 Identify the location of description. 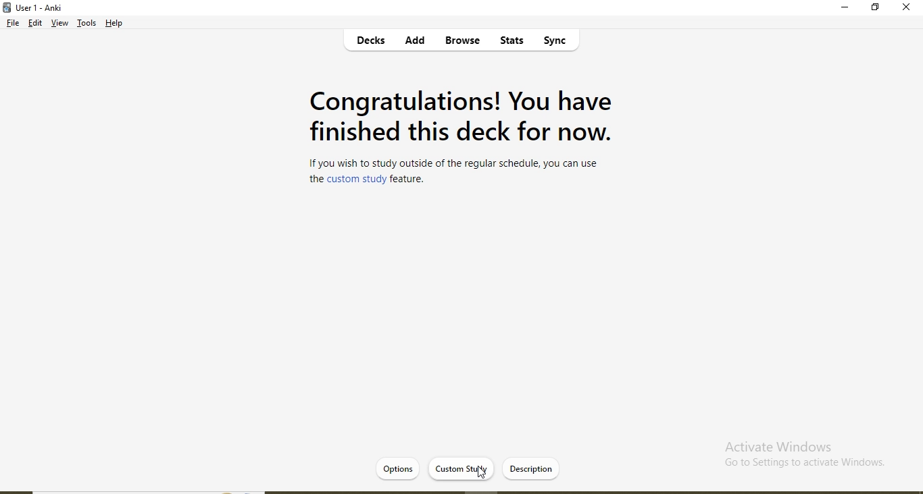
(531, 470).